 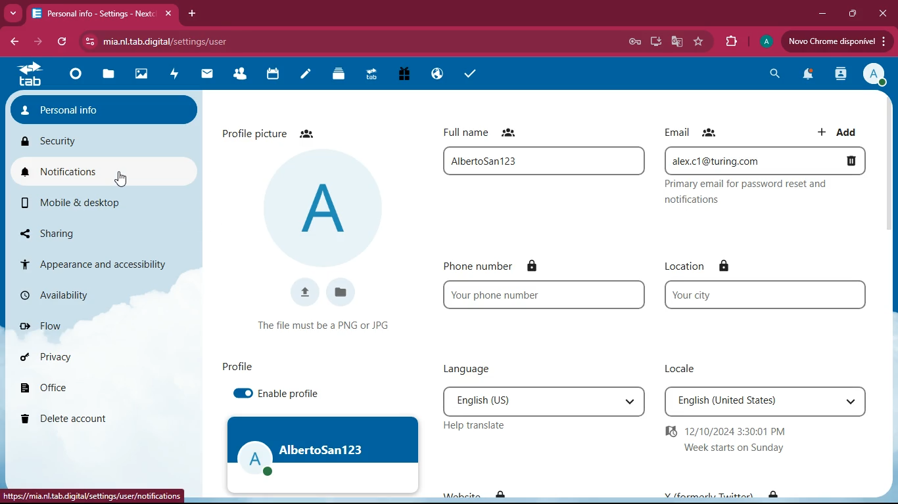 What do you see at coordinates (103, 110) in the screenshot?
I see `personal info` at bounding box center [103, 110].